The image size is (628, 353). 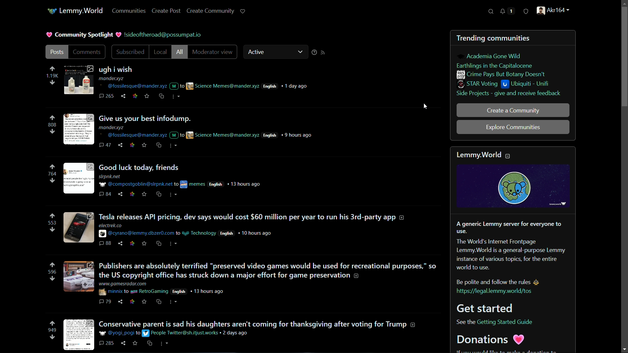 I want to click on science memes@mander.xyz, so click(x=223, y=135).